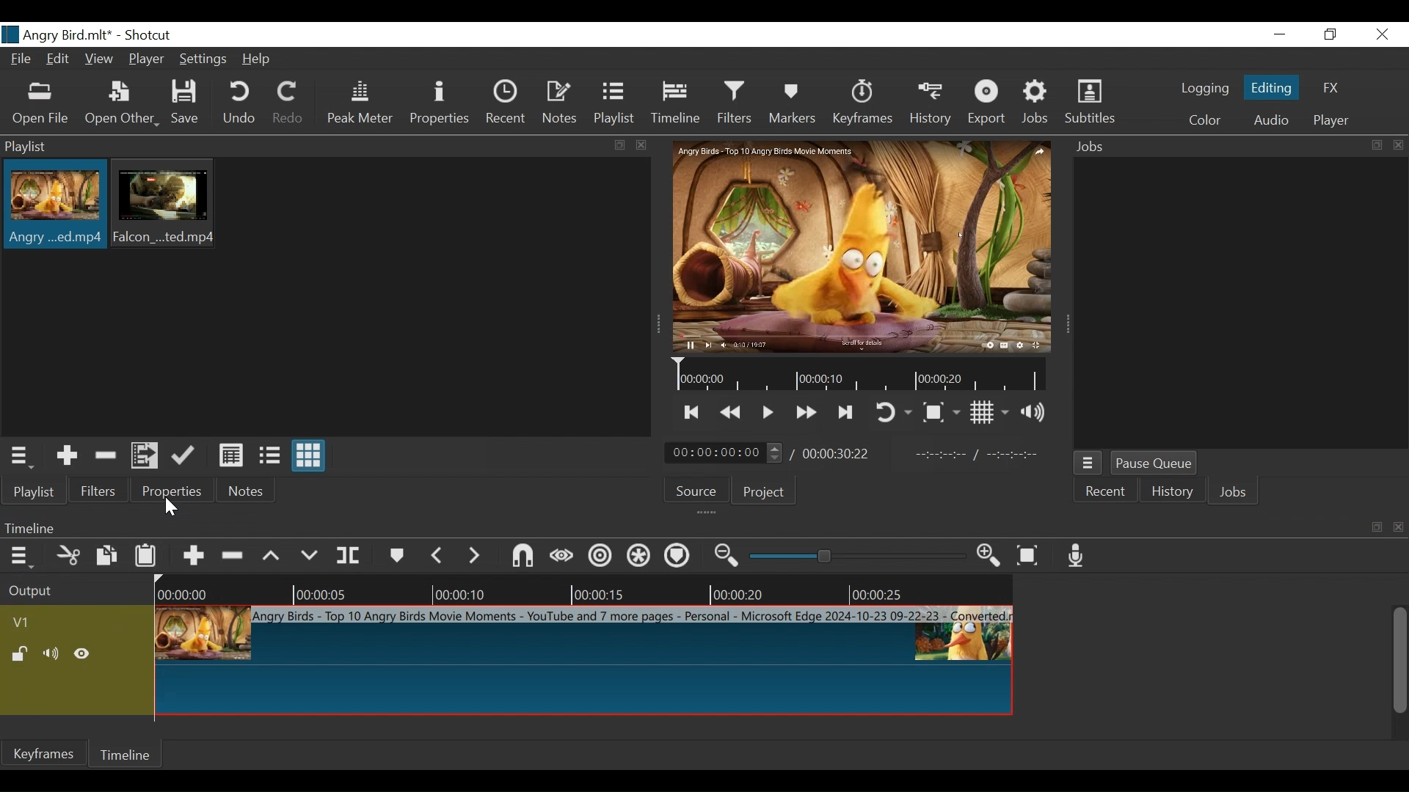 This screenshot has height=792, width=1409. I want to click on Current duration, so click(726, 452).